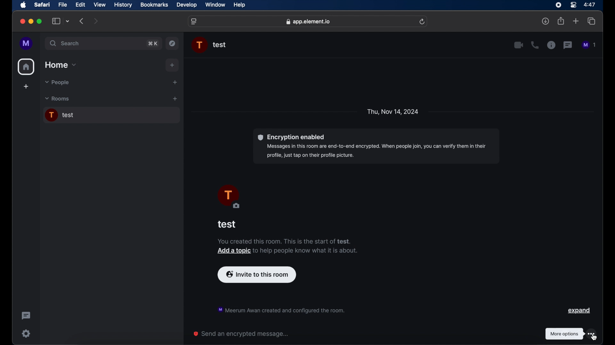  I want to click on downloads, so click(546, 21).